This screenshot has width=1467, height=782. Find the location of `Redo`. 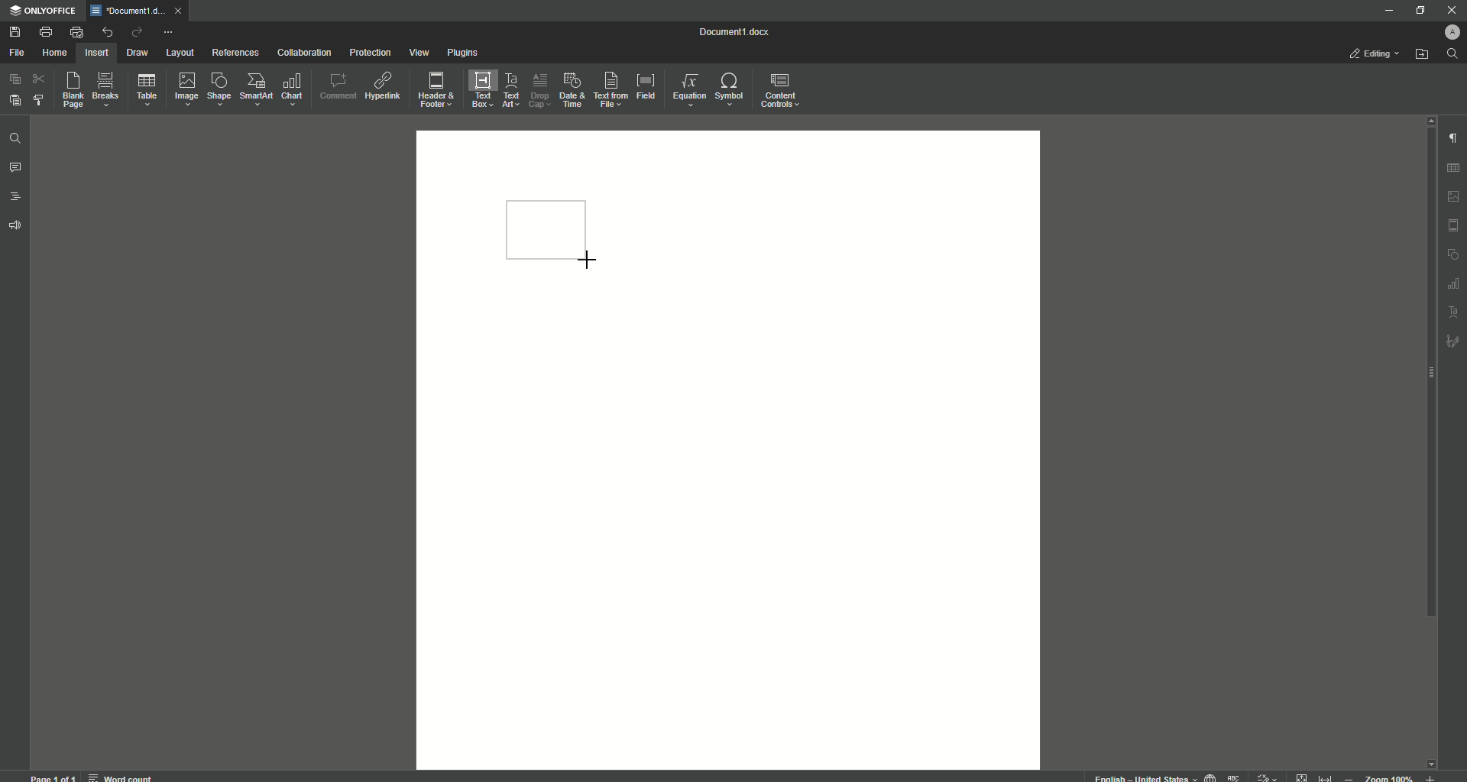

Redo is located at coordinates (136, 34).